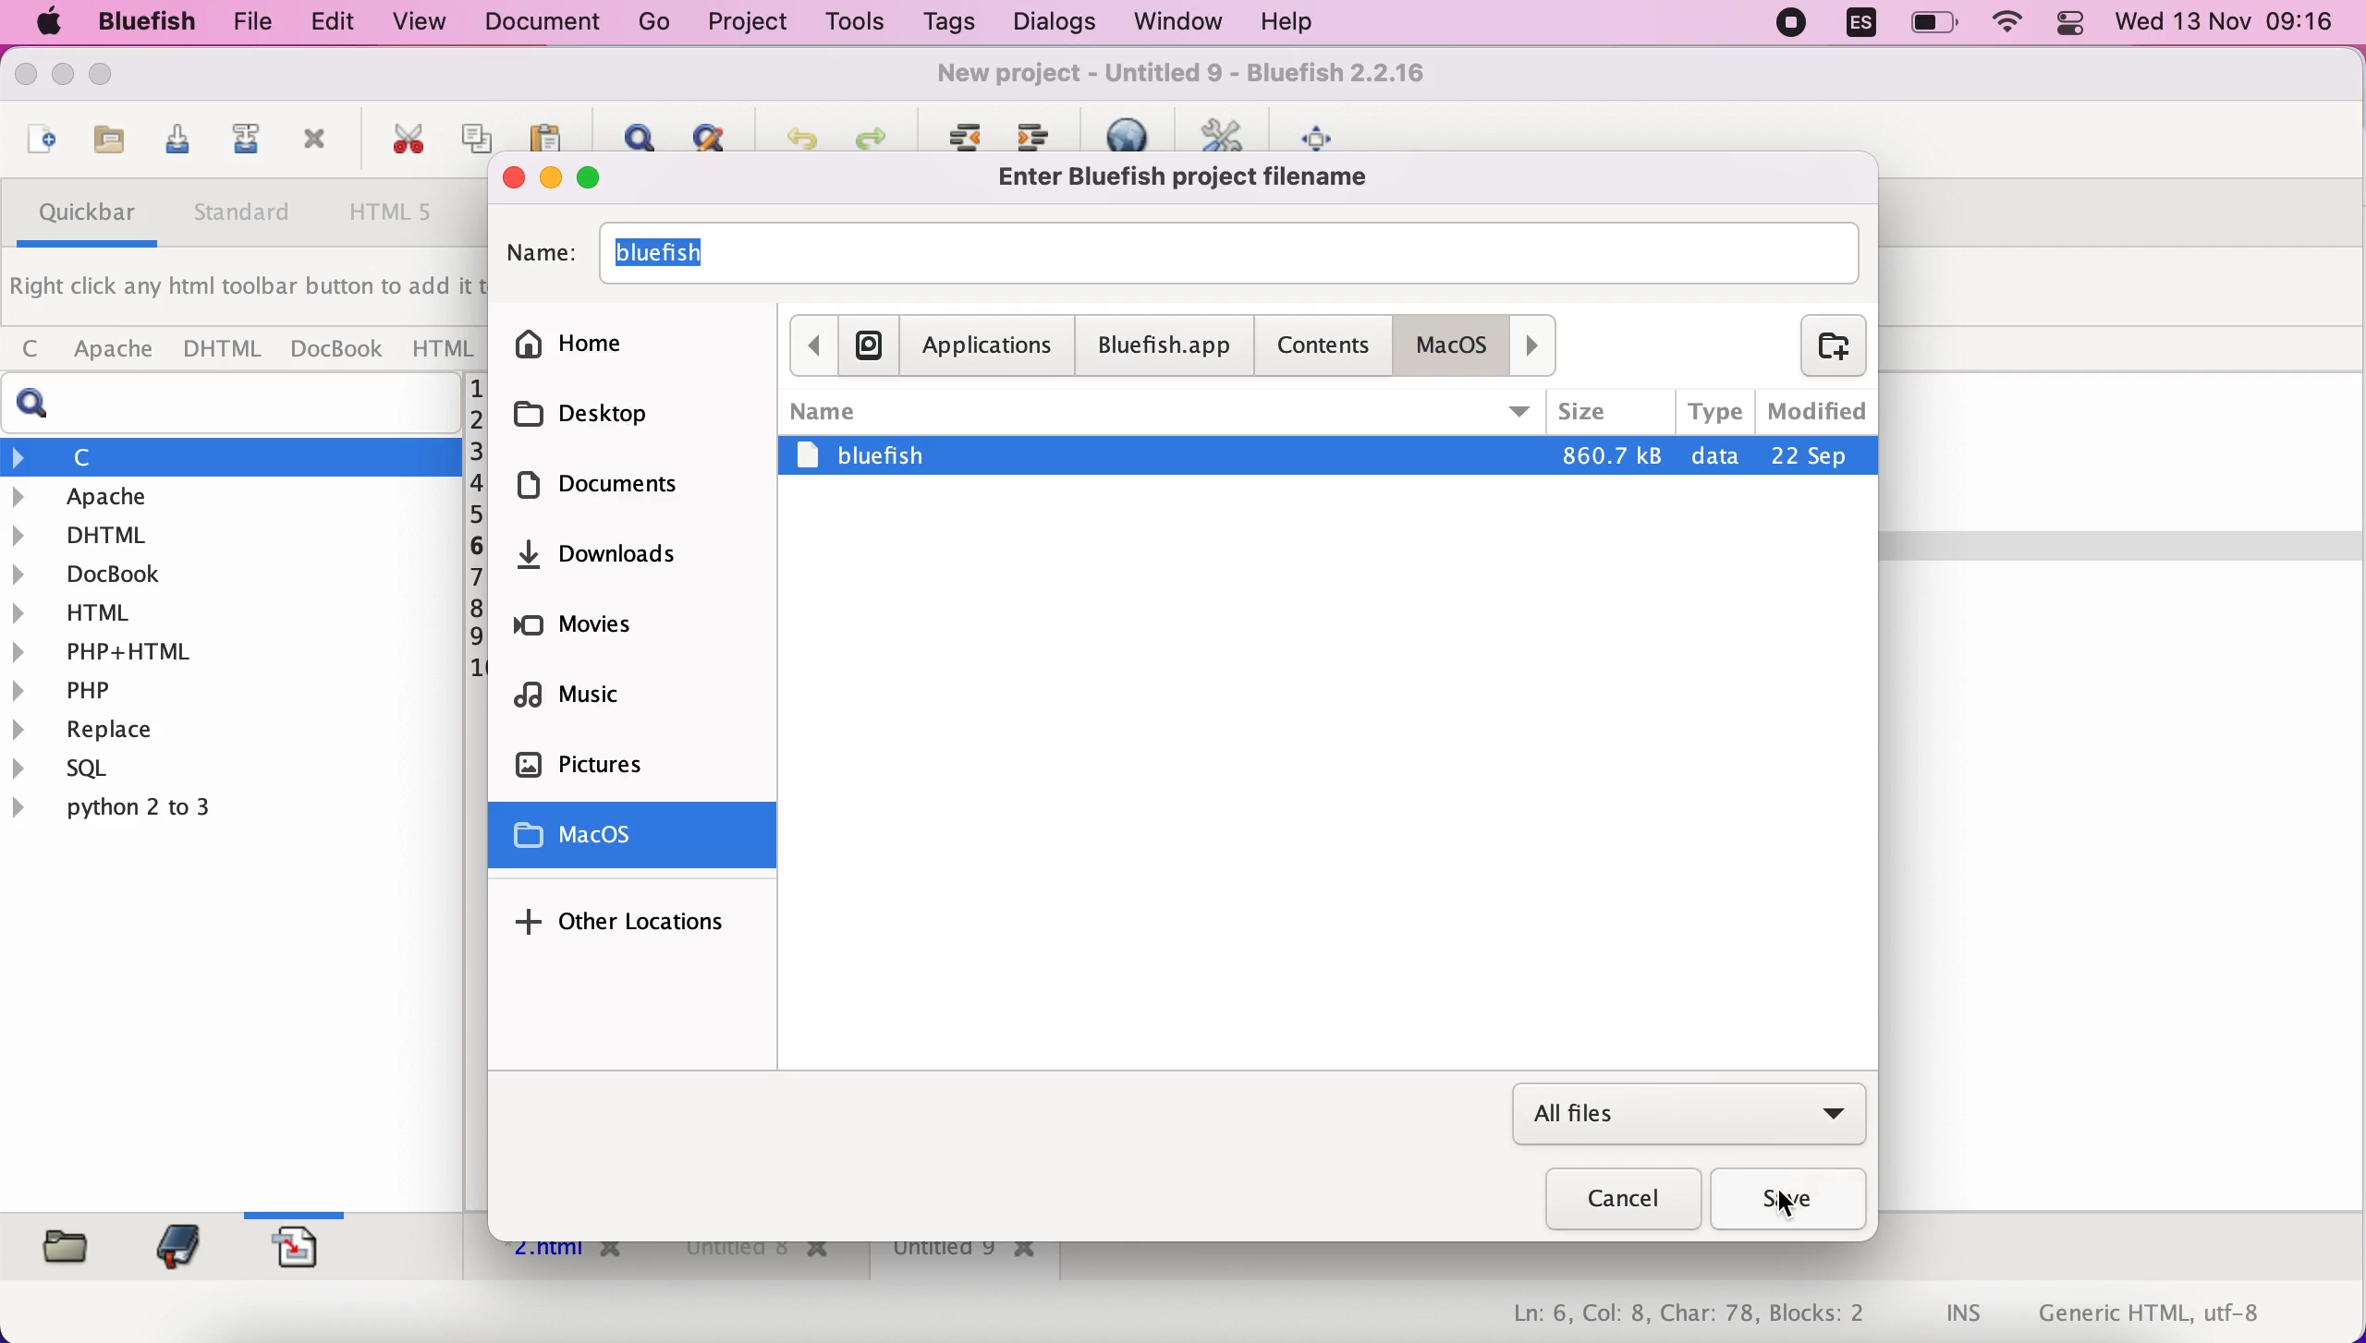 This screenshot has height=1343, width=2366. What do you see at coordinates (640, 701) in the screenshot?
I see `music` at bounding box center [640, 701].